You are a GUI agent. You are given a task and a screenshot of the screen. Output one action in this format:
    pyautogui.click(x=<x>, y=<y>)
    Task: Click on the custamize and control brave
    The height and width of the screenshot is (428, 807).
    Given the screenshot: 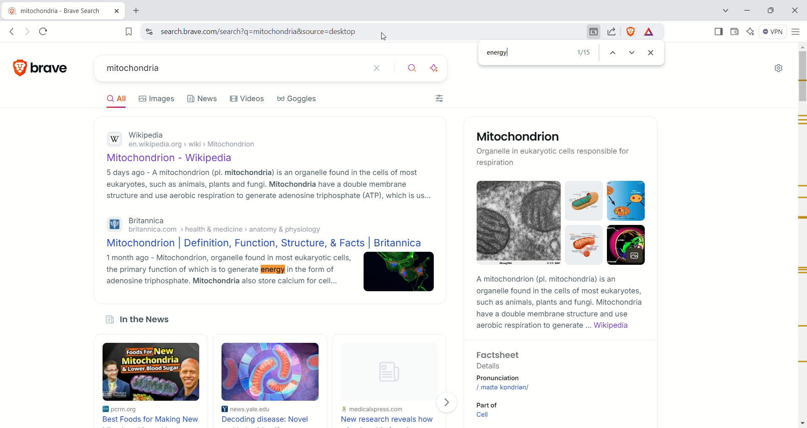 What is the action you would take?
    pyautogui.click(x=796, y=32)
    